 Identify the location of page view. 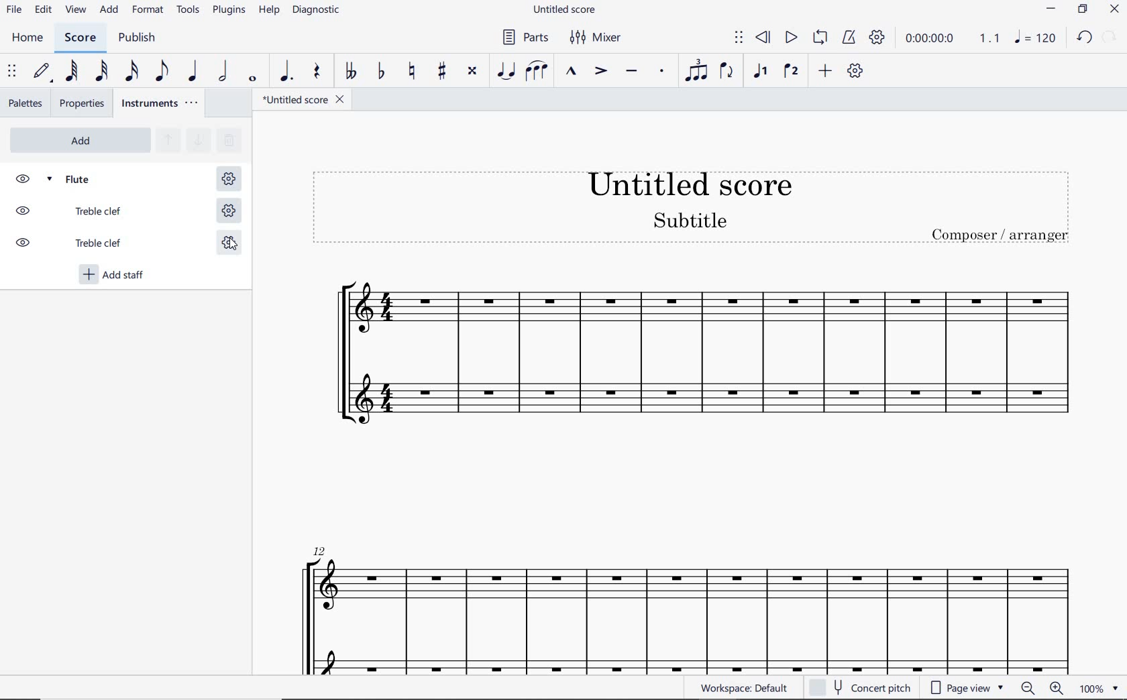
(965, 687).